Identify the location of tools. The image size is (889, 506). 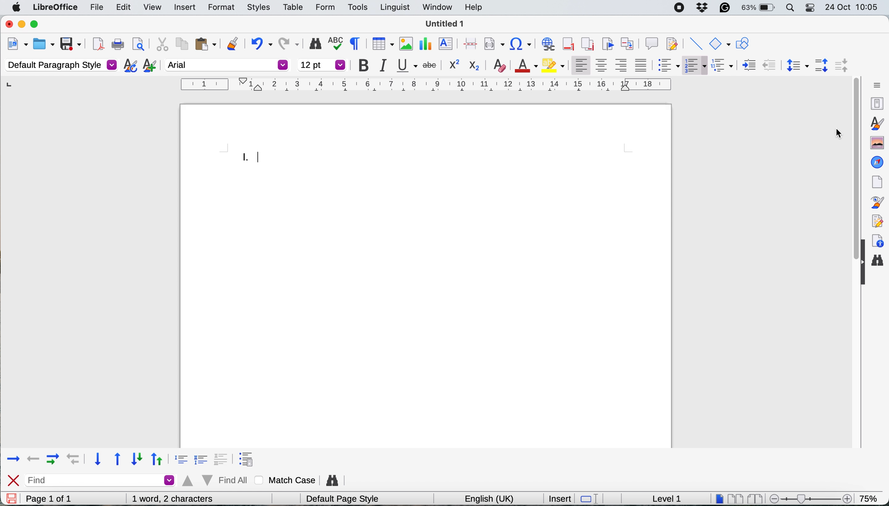
(357, 7).